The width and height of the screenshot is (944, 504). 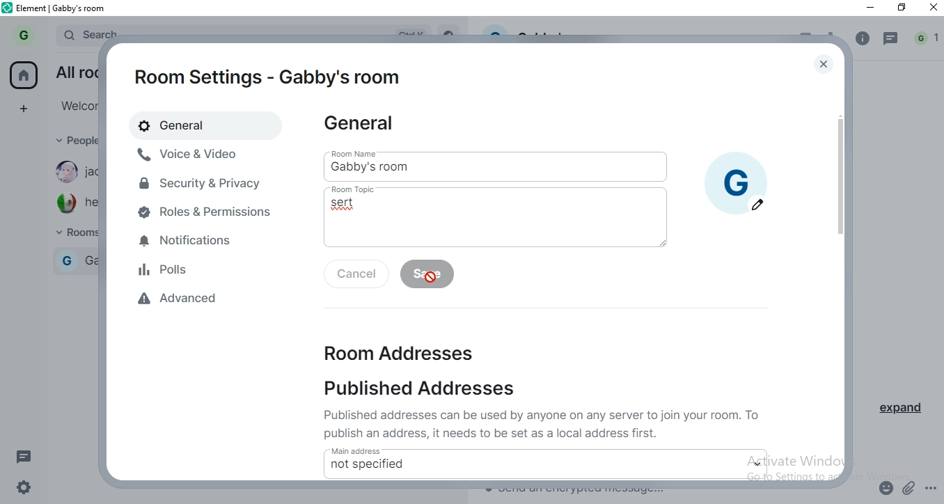 I want to click on close, so click(x=931, y=10).